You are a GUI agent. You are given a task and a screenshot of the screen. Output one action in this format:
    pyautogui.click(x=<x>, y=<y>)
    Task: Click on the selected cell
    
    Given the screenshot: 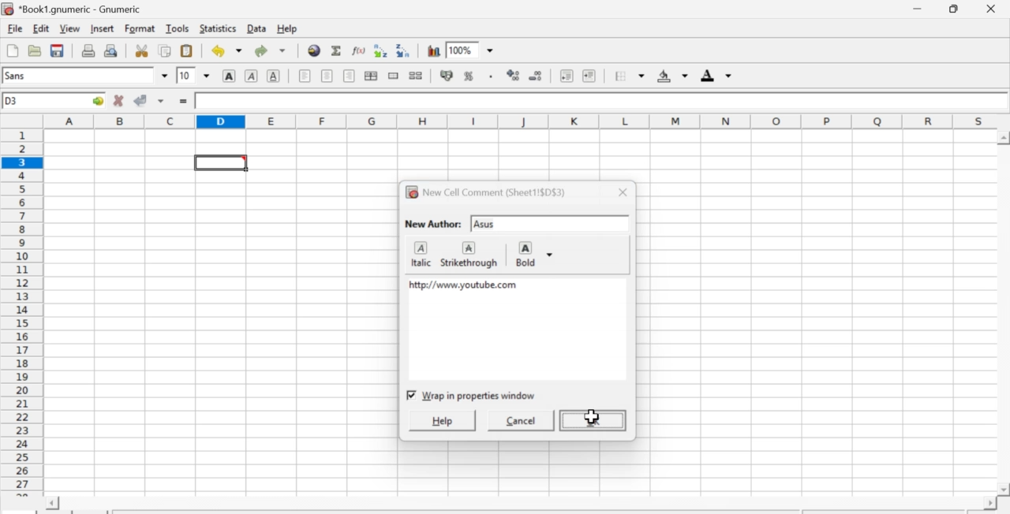 What is the action you would take?
    pyautogui.click(x=220, y=162)
    